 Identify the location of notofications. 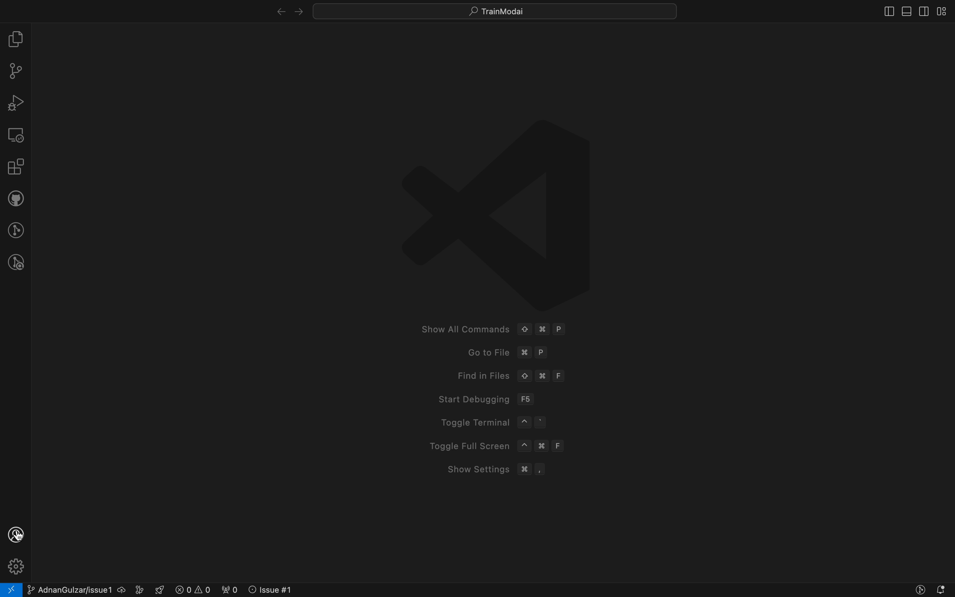
(943, 590).